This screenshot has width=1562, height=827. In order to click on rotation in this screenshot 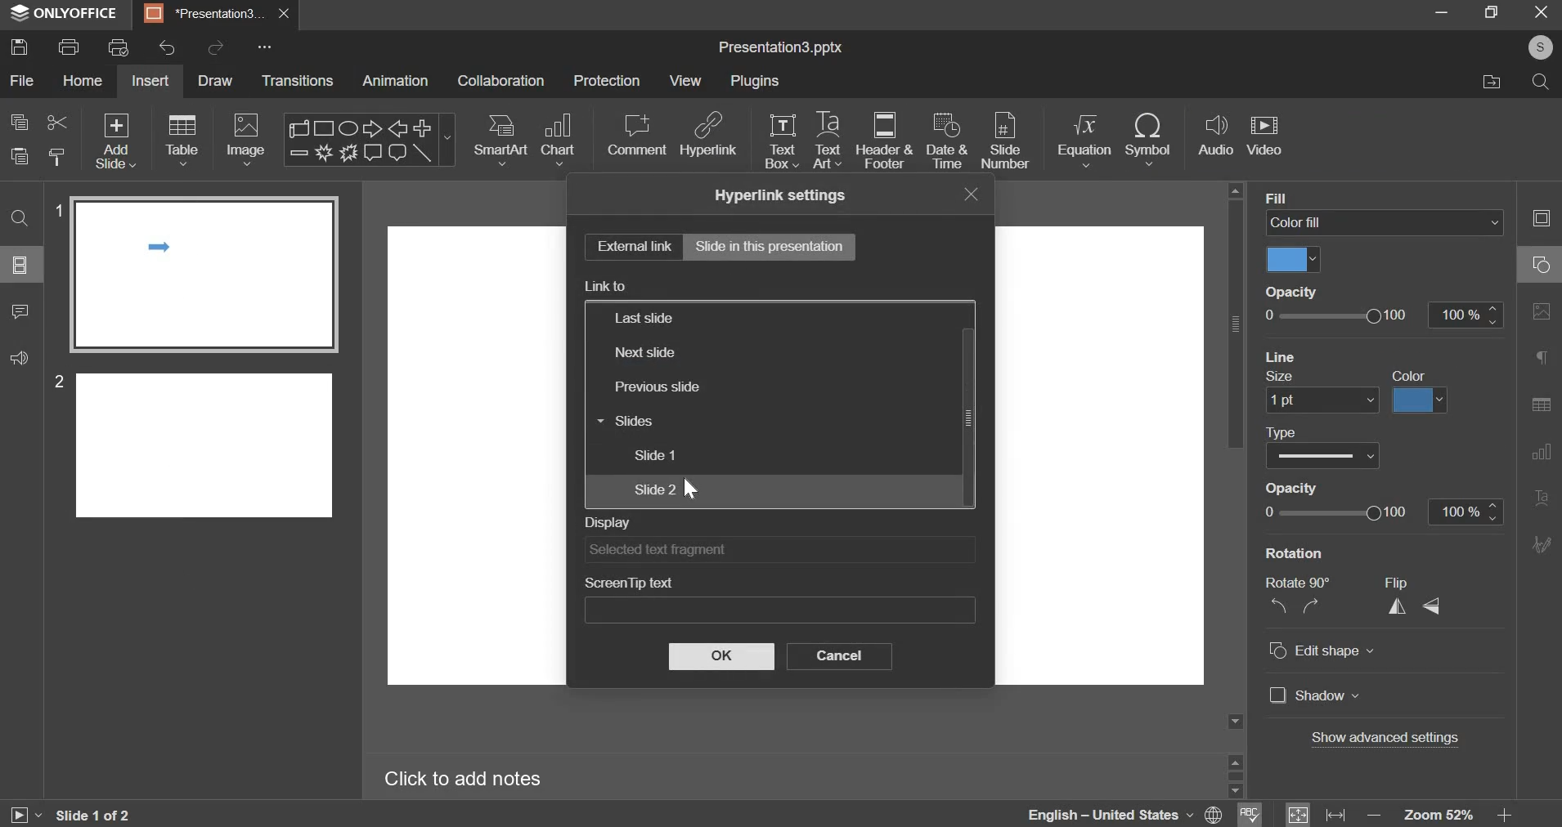, I will do `click(1295, 553)`.